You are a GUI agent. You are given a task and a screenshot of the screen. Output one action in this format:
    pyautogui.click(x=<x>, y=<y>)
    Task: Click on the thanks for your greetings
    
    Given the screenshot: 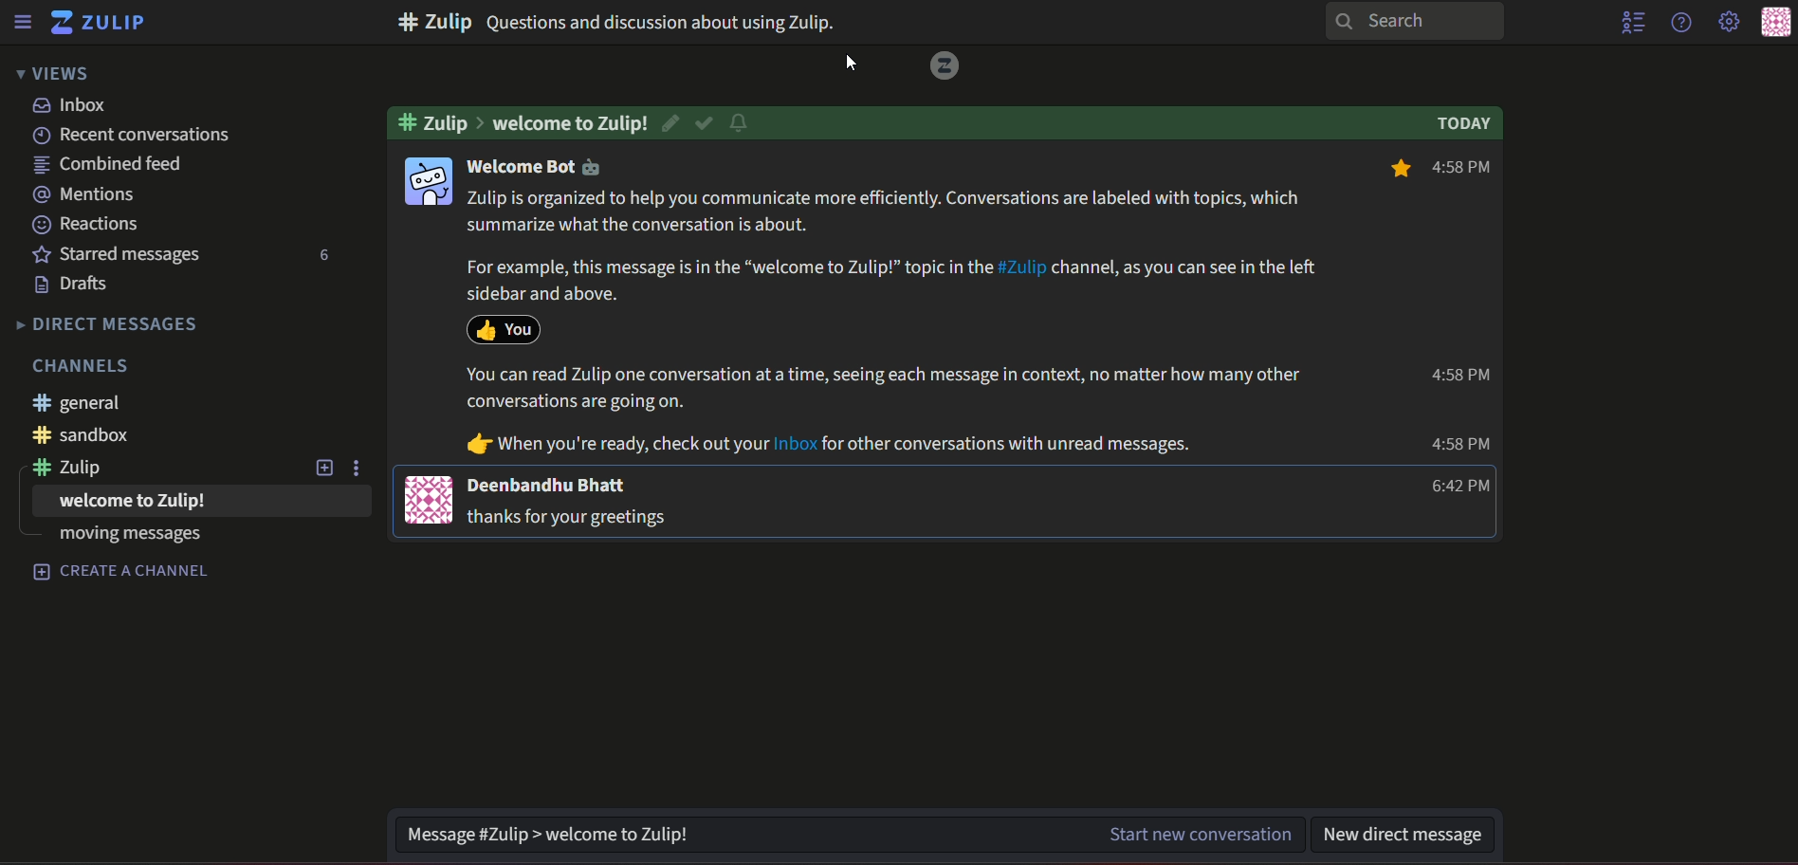 What is the action you would take?
    pyautogui.click(x=567, y=519)
    